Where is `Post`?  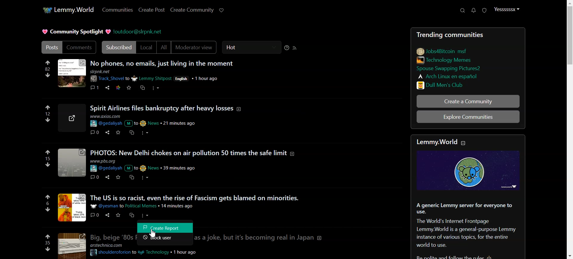 Post is located at coordinates (50, 47).